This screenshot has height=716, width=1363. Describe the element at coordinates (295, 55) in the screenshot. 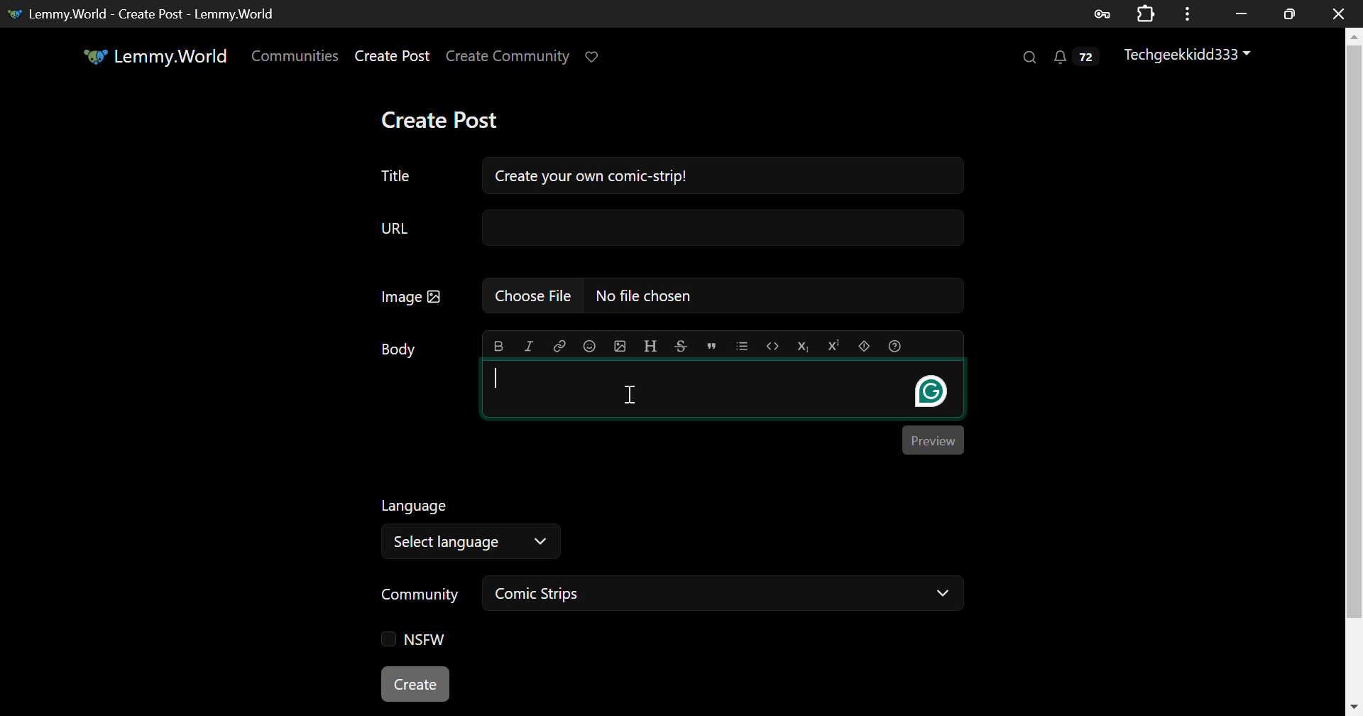

I see `Communities Page Hyperlink` at that location.